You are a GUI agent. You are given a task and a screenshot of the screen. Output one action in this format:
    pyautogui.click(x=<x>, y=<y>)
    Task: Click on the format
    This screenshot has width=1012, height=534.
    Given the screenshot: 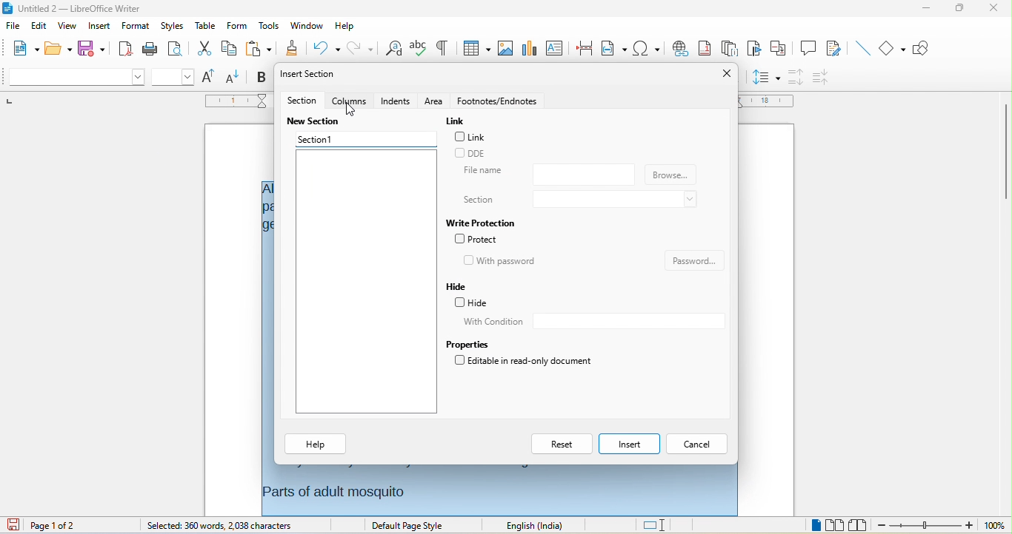 What is the action you would take?
    pyautogui.click(x=135, y=26)
    